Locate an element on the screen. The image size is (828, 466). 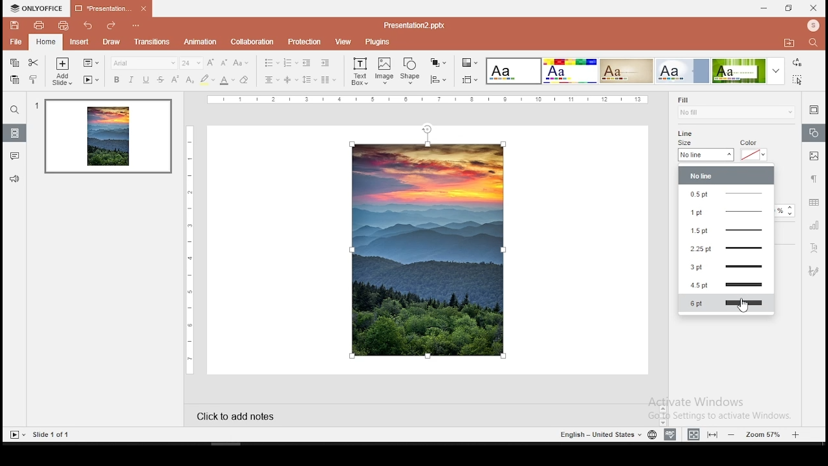
configure quick action toolbar is located at coordinates (135, 27).